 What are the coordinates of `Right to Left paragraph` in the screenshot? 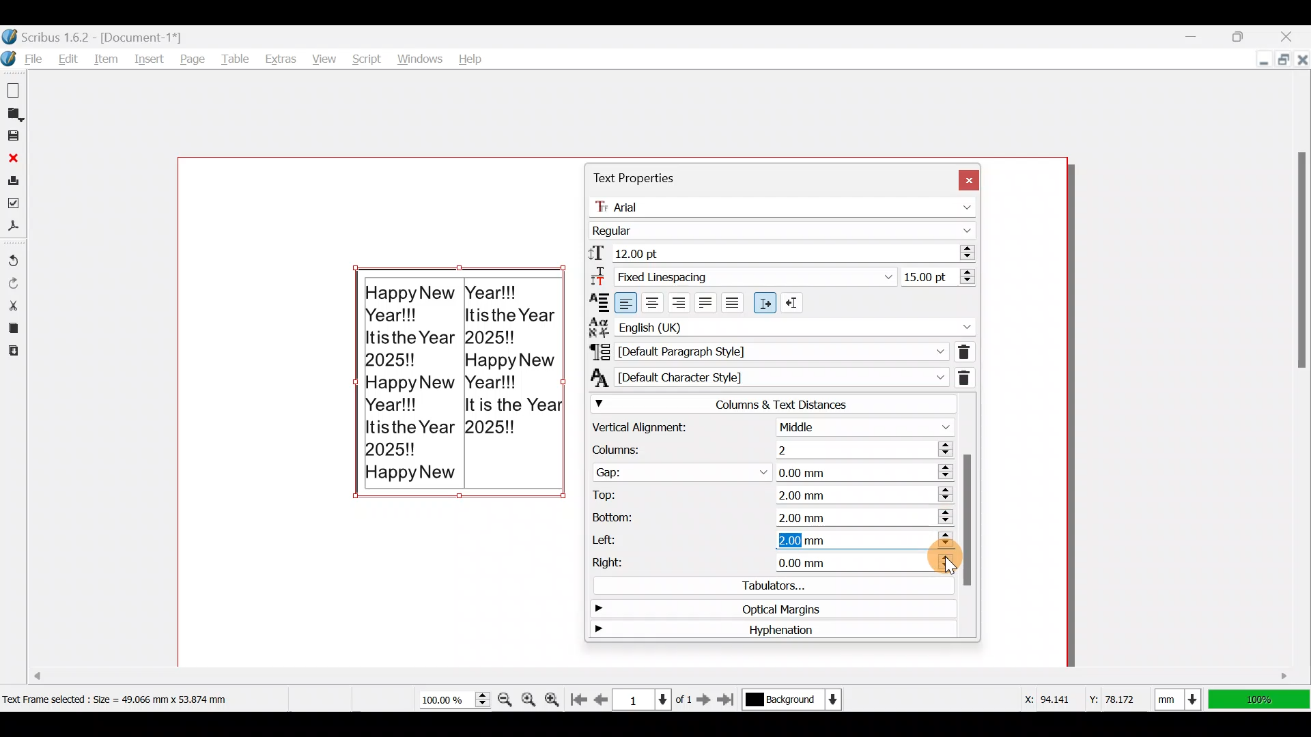 It's located at (795, 300).